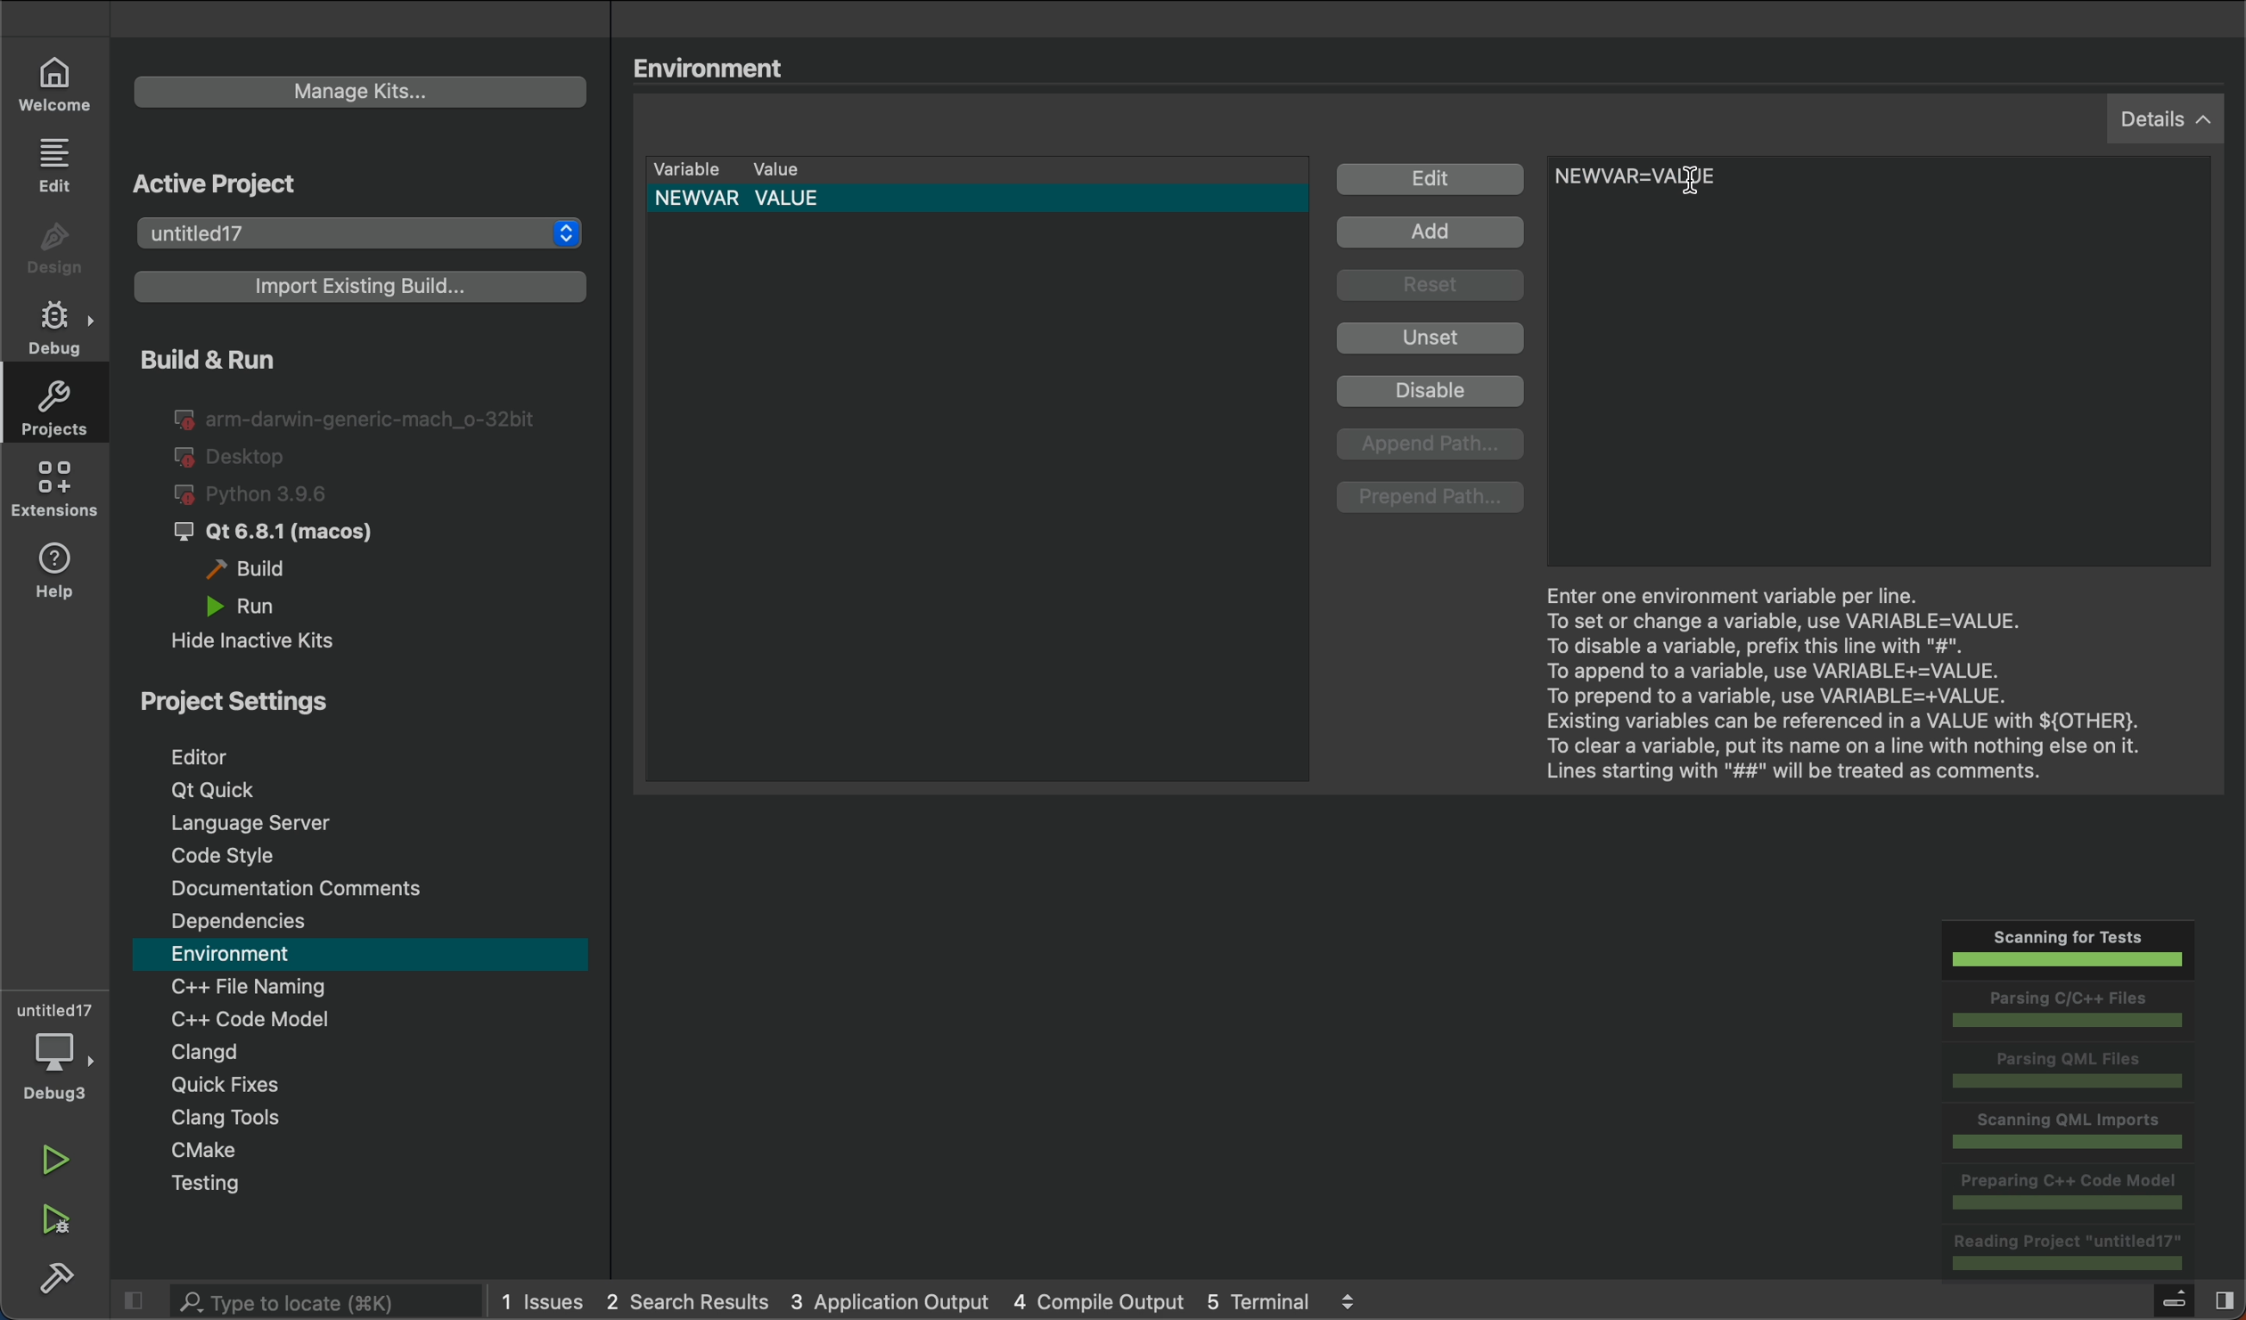 The width and height of the screenshot is (2246, 1320). Describe the element at coordinates (53, 1280) in the screenshot. I see `build` at that location.